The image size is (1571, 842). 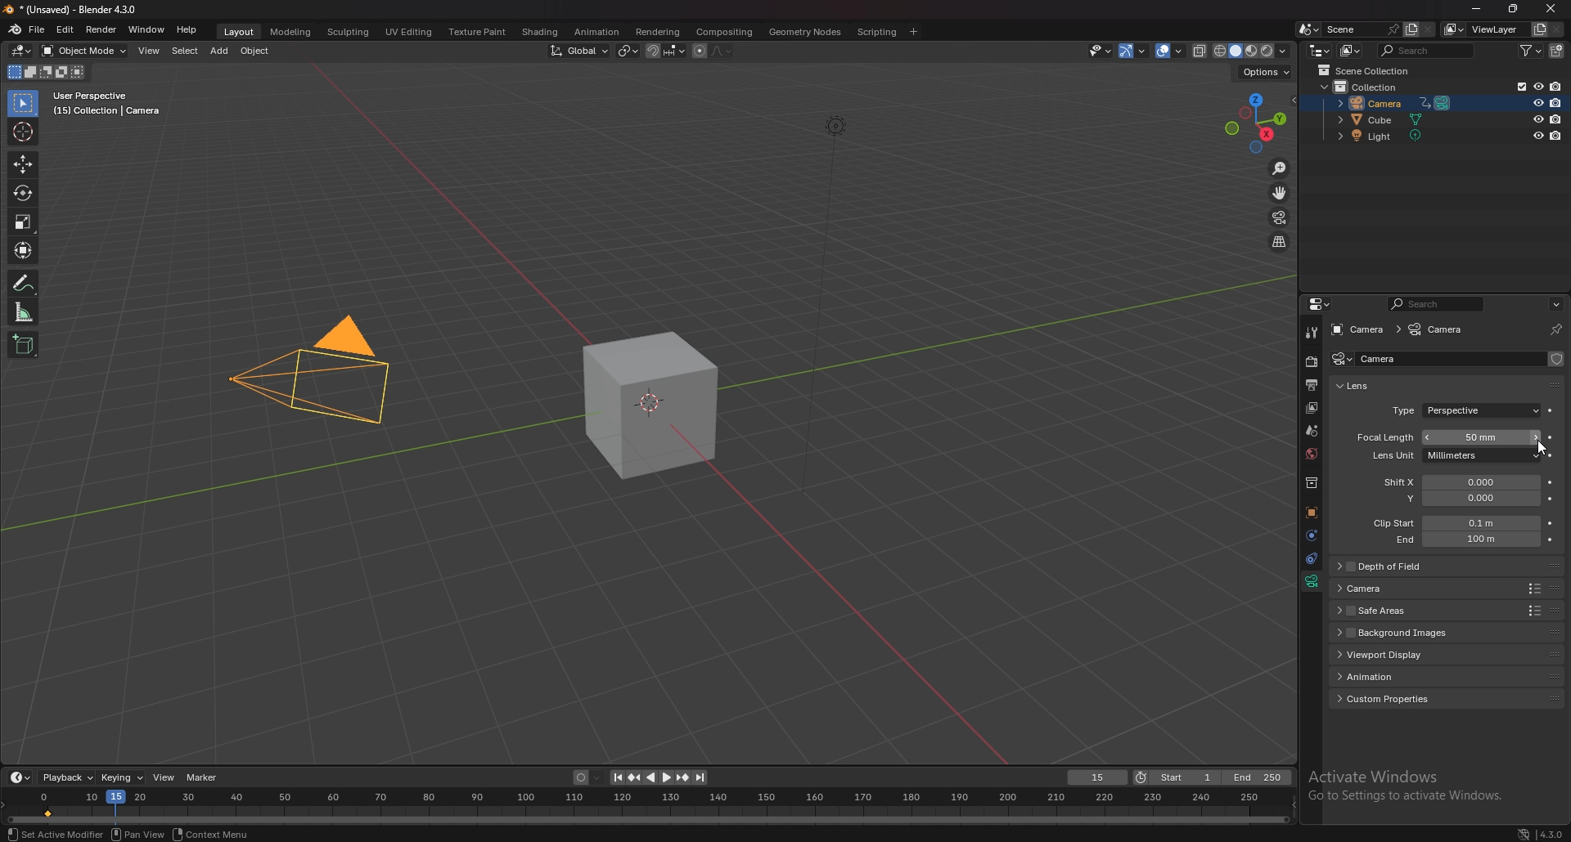 I want to click on camera, so click(x=310, y=379).